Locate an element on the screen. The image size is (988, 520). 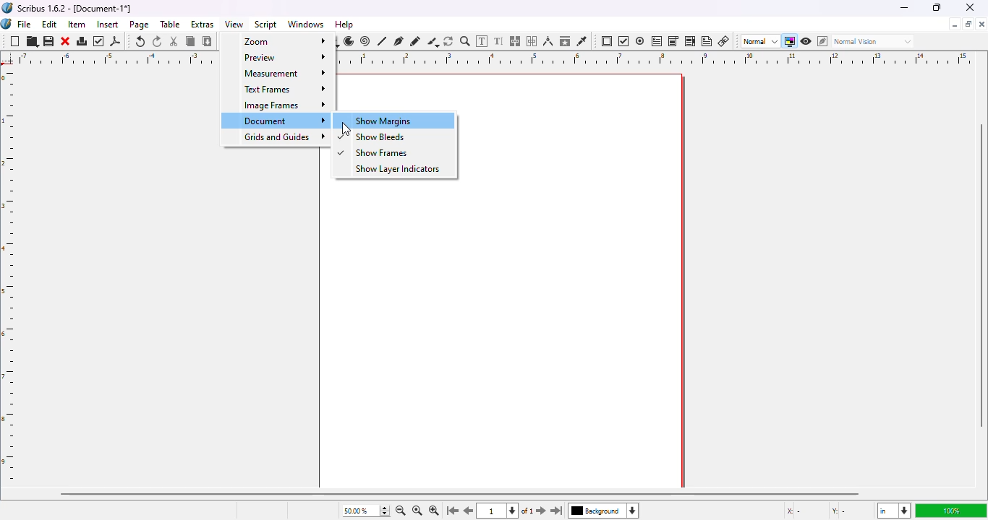
close is located at coordinates (66, 41).